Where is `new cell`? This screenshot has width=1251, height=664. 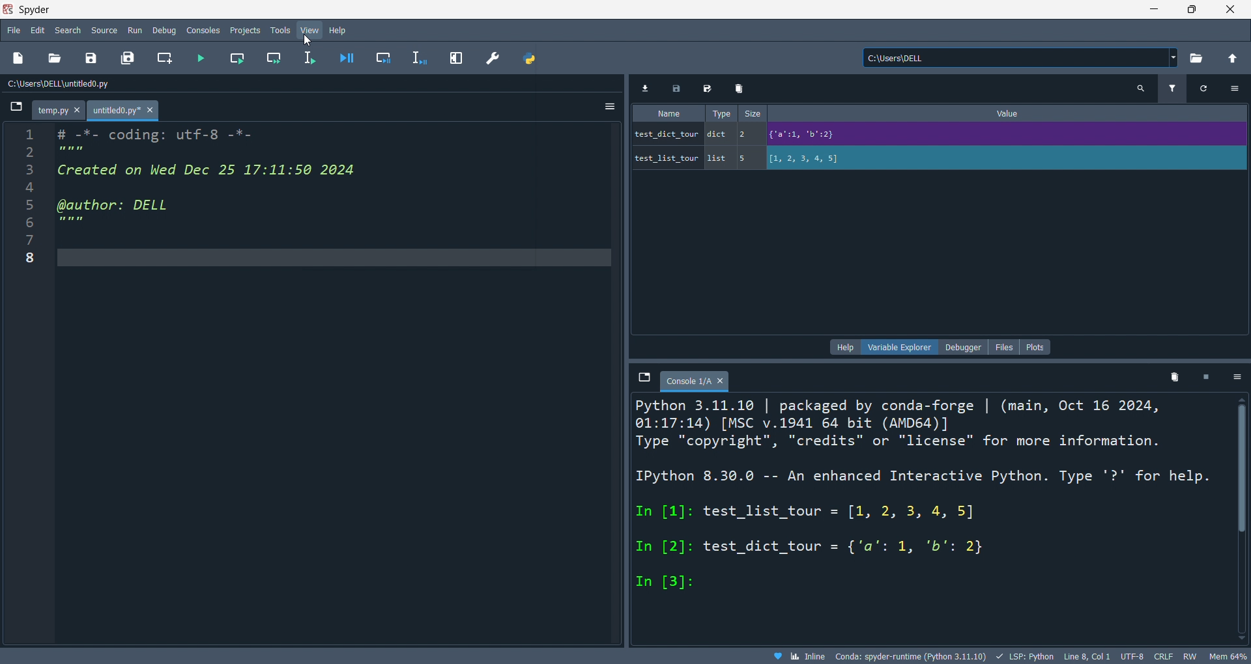
new cell is located at coordinates (163, 59).